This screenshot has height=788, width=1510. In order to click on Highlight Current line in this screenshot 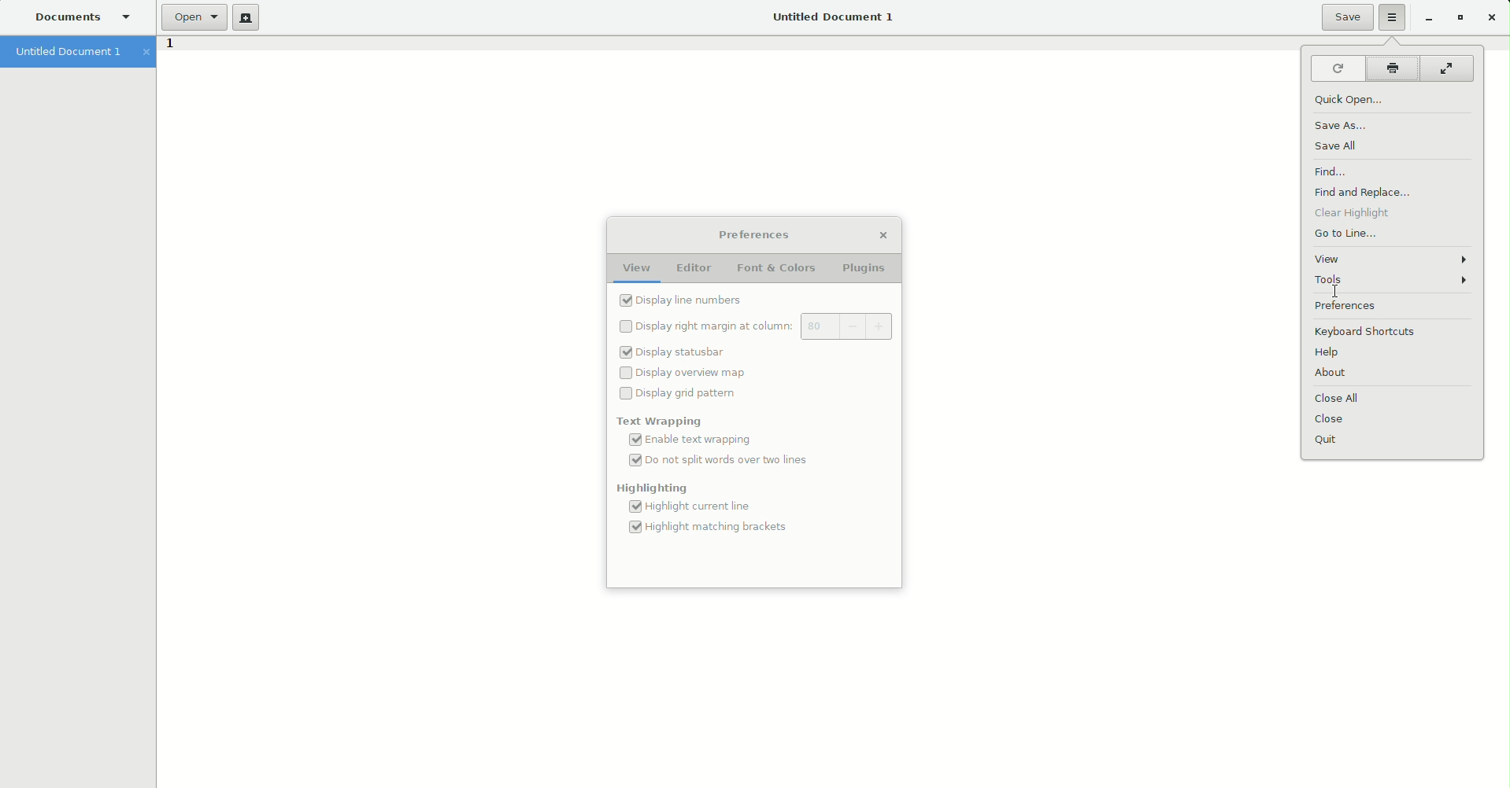, I will do `click(687, 507)`.